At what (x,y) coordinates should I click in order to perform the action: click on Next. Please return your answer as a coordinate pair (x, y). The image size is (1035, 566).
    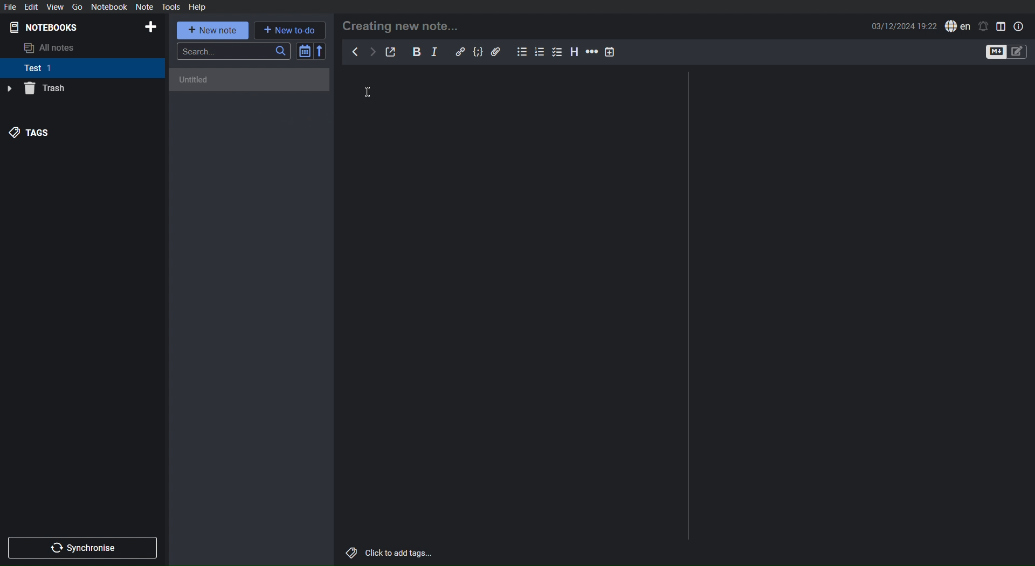
    Looking at the image, I should click on (371, 51).